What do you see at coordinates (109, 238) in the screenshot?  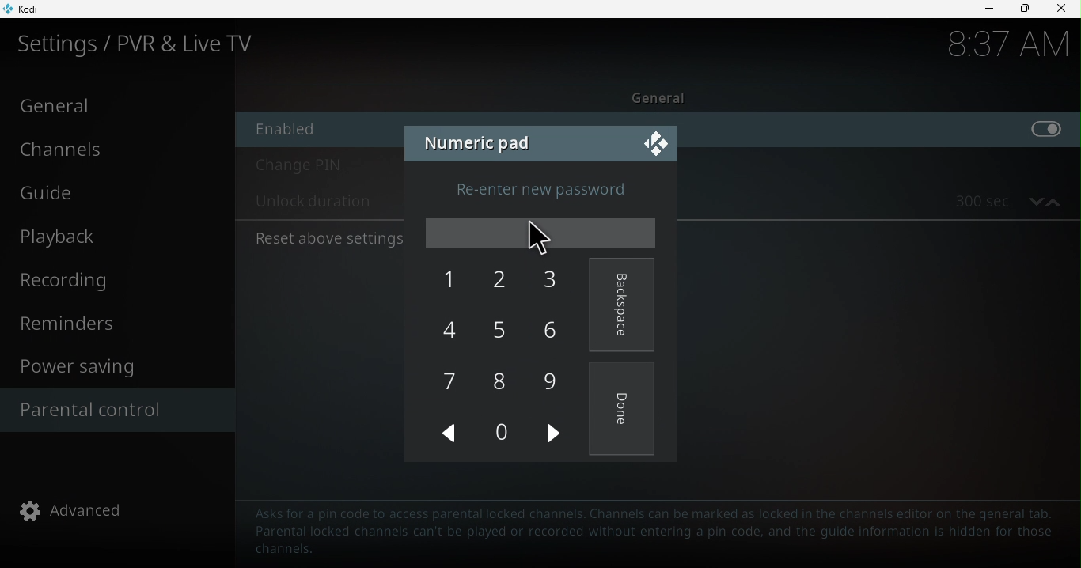 I see `Playback` at bounding box center [109, 238].